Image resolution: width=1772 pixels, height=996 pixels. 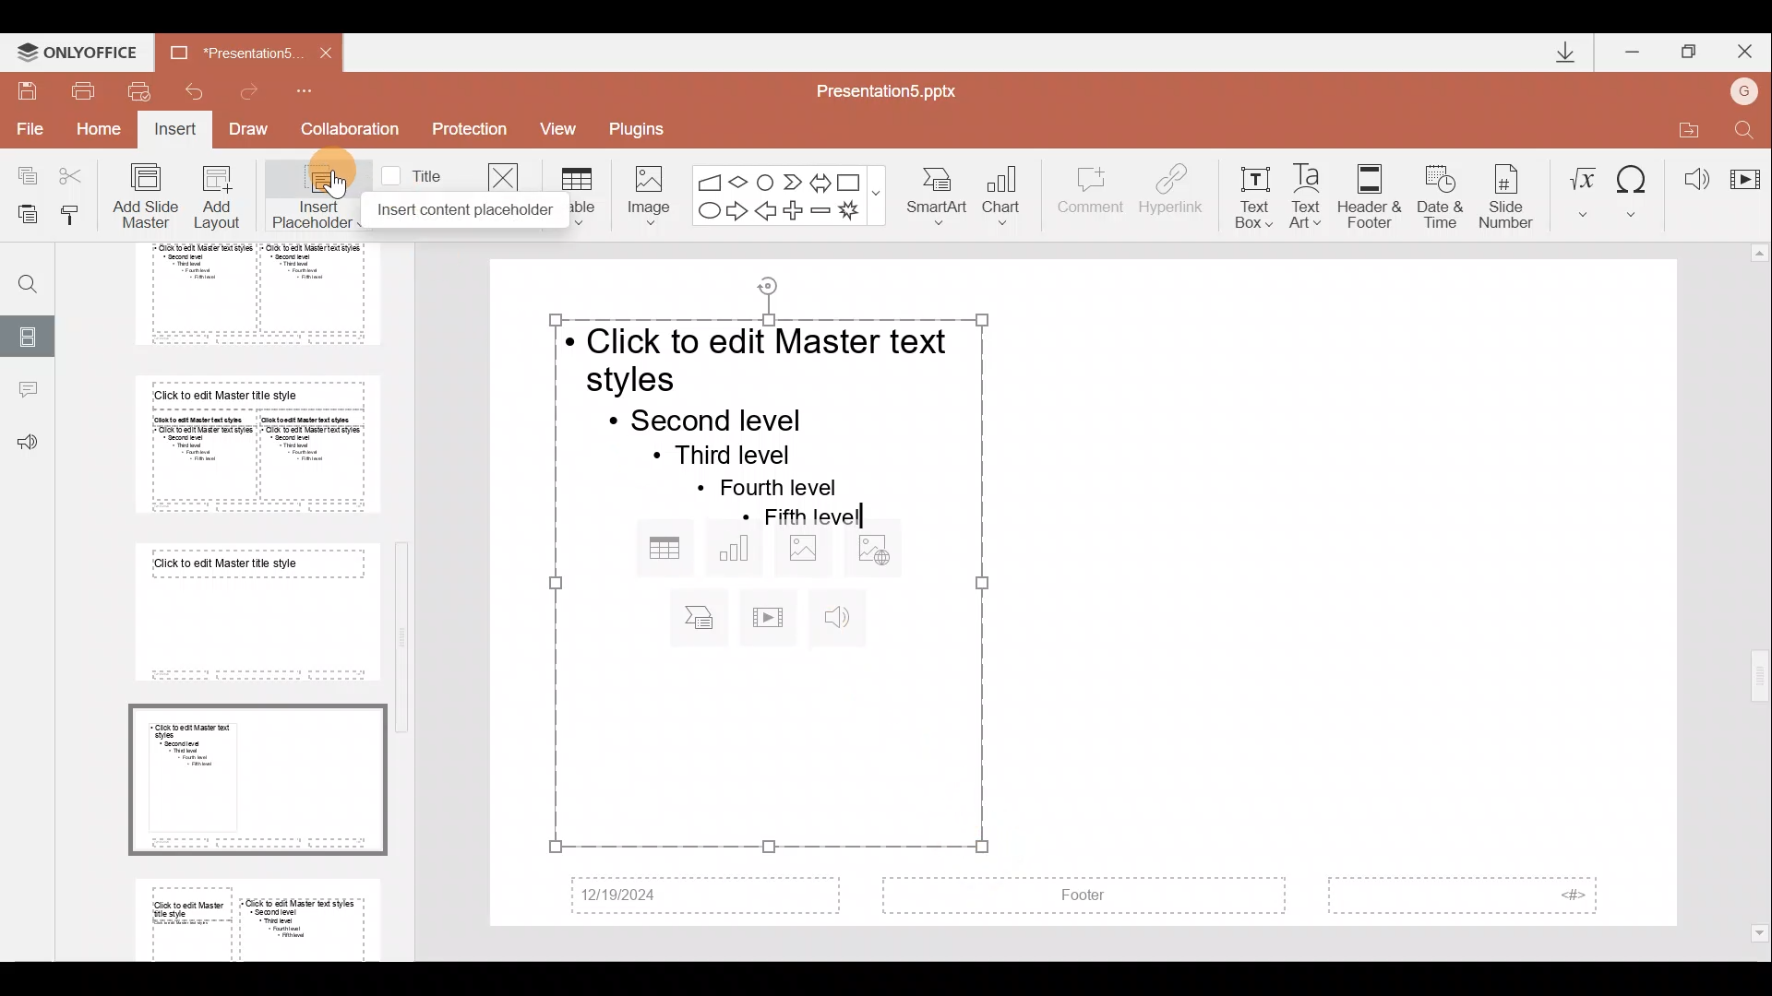 What do you see at coordinates (1689, 173) in the screenshot?
I see `Audio` at bounding box center [1689, 173].